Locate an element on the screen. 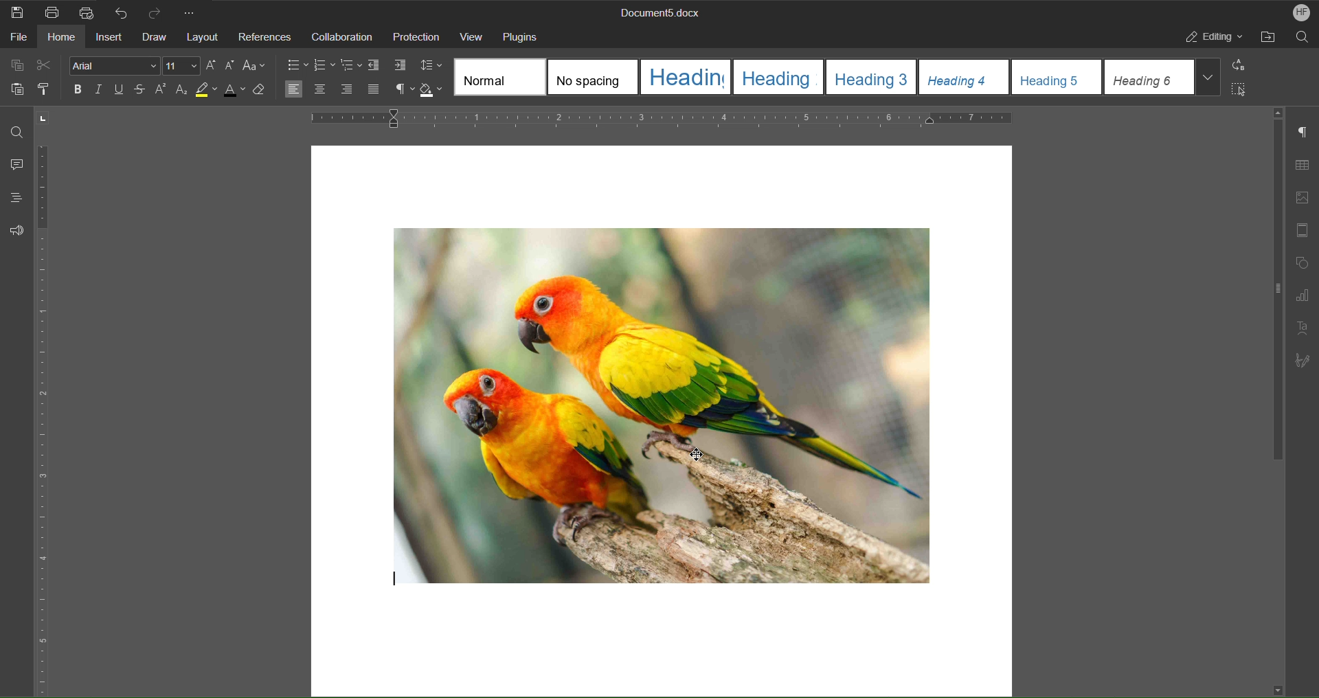 The width and height of the screenshot is (1319, 698). Text Color is located at coordinates (239, 93).